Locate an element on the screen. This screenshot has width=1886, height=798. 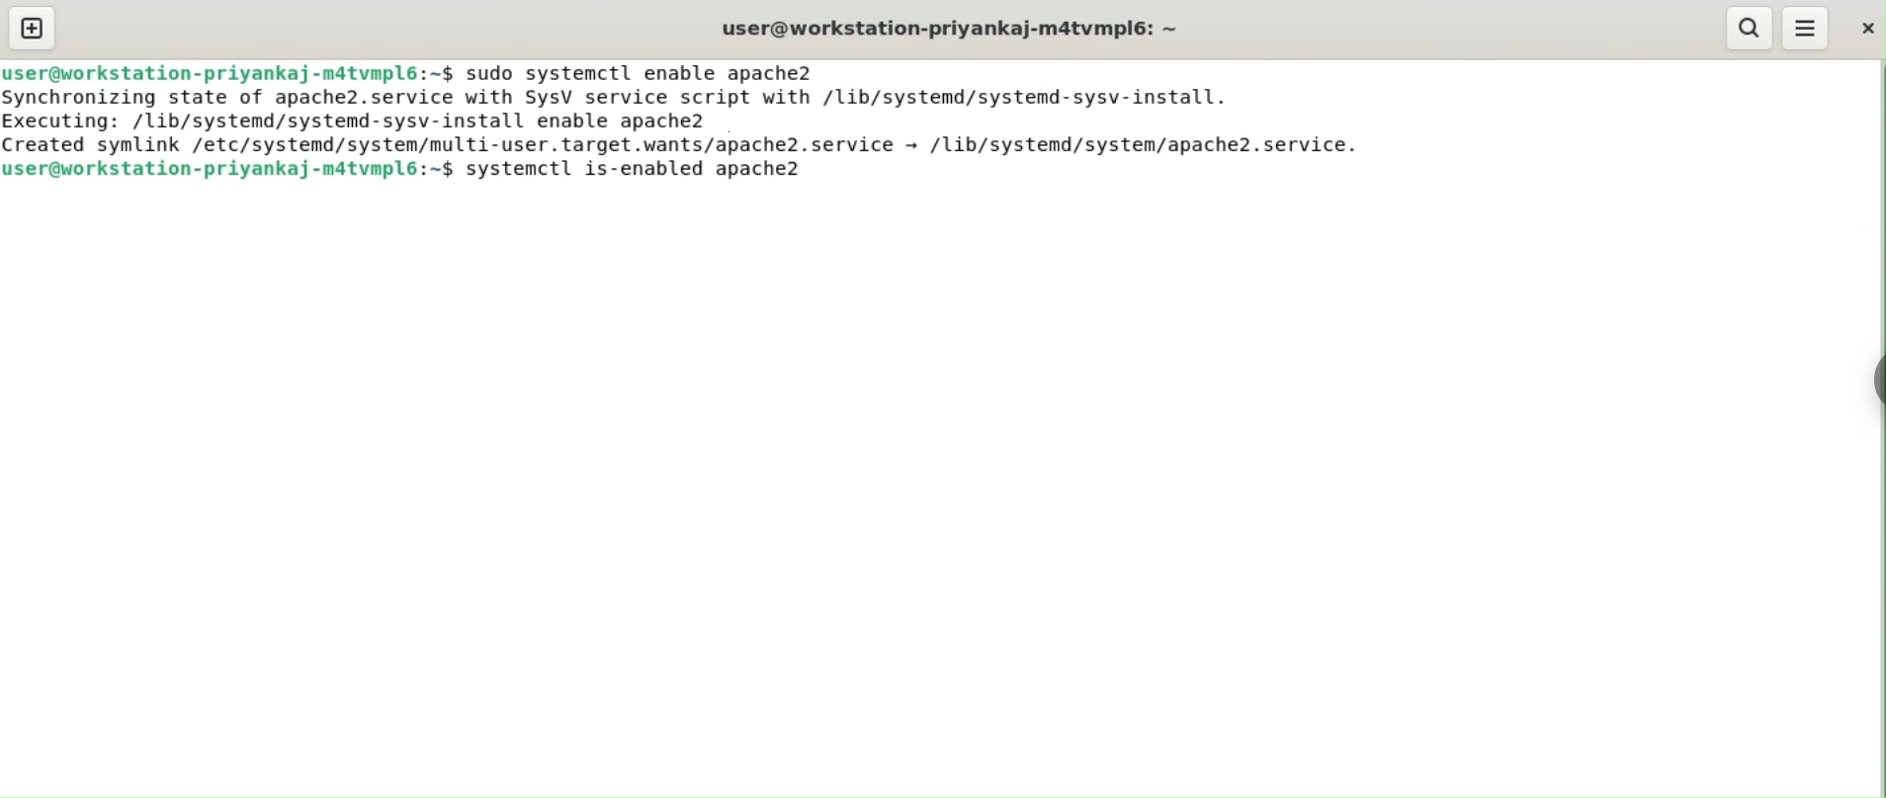
Synchronizing state of apache2.service with SysV service script with /lib/systemd/systemd-sysv-install.
Executing: /lib/systemd/systemd-sysv-install enable apache2
Created symlink /etc/systemd/system/multi-user.target.wants/apache2.service - /lib/systemd/system/apache2.service. is located at coordinates (691, 120).